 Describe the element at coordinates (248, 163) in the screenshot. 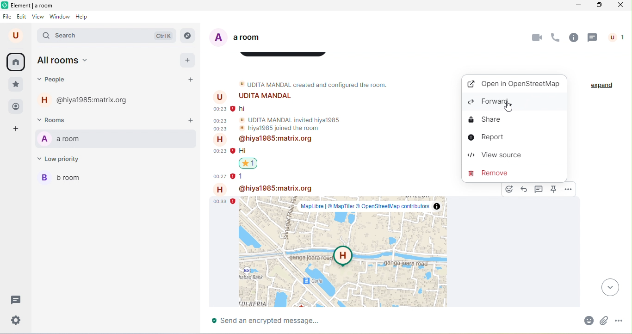

I see `reaction to the text` at that location.